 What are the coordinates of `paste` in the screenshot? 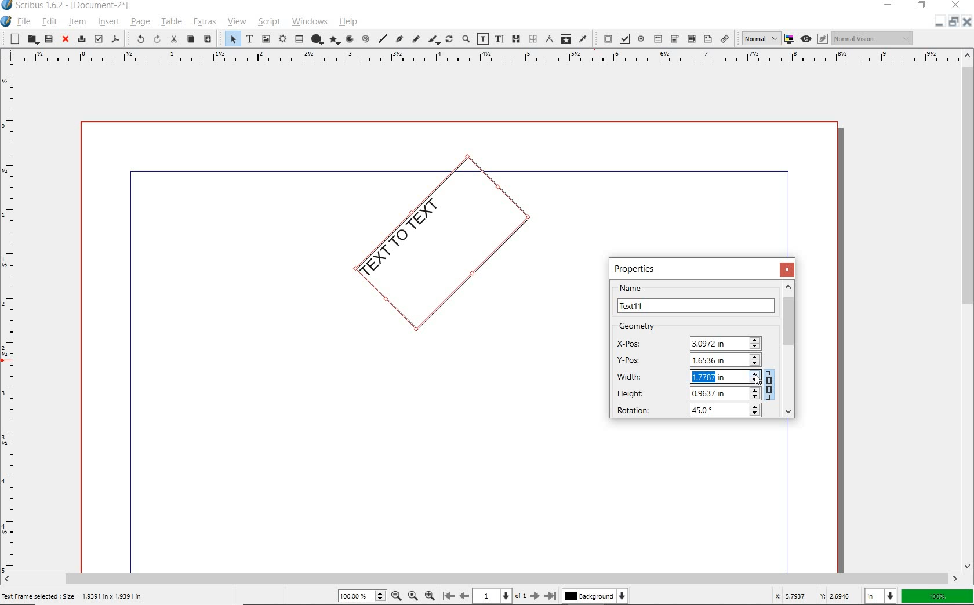 It's located at (208, 39).